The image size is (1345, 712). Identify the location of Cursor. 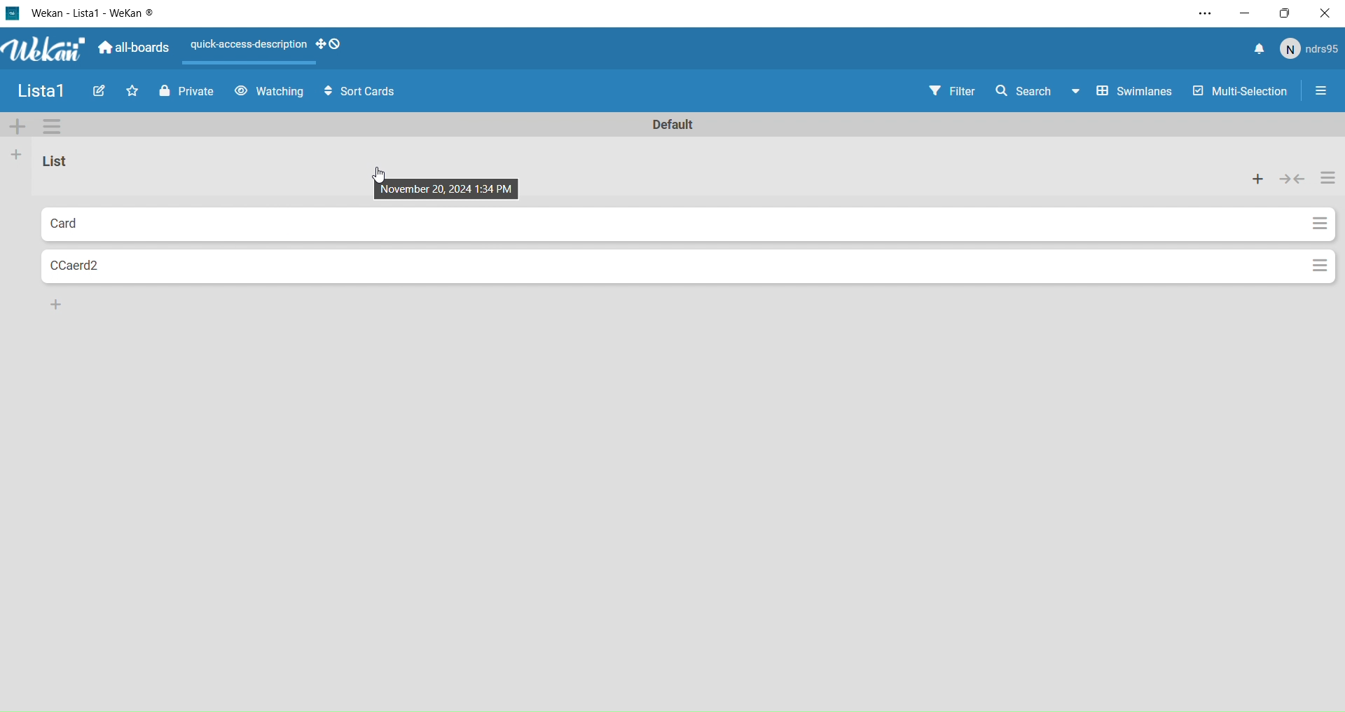
(457, 184).